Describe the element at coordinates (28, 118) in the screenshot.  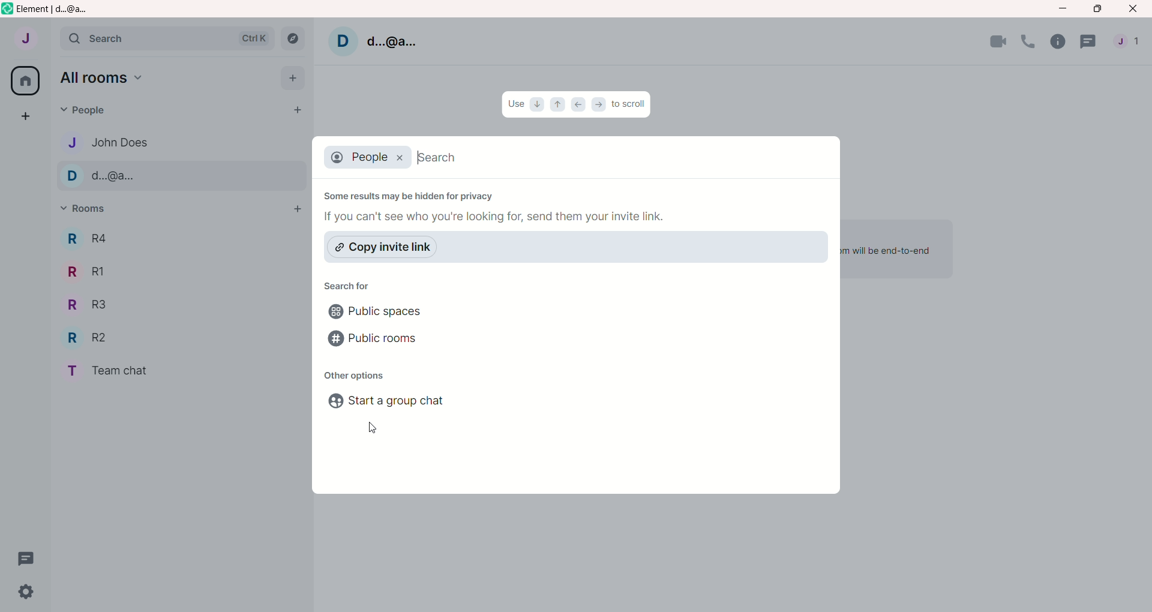
I see `create a space` at that location.